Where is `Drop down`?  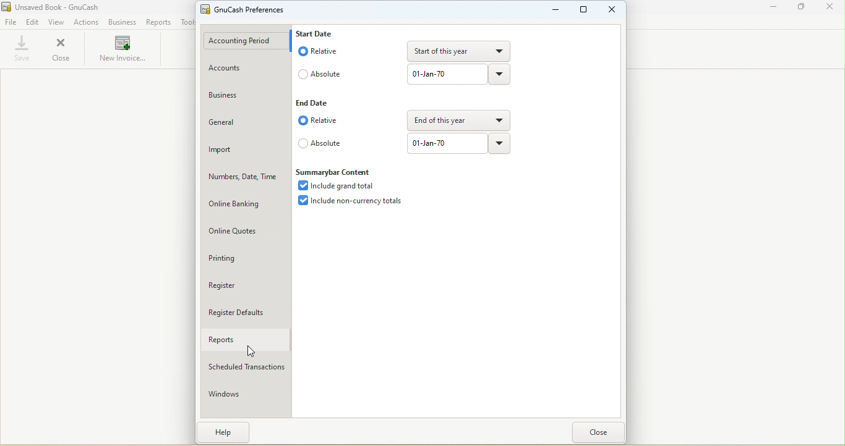
Drop down is located at coordinates (499, 144).